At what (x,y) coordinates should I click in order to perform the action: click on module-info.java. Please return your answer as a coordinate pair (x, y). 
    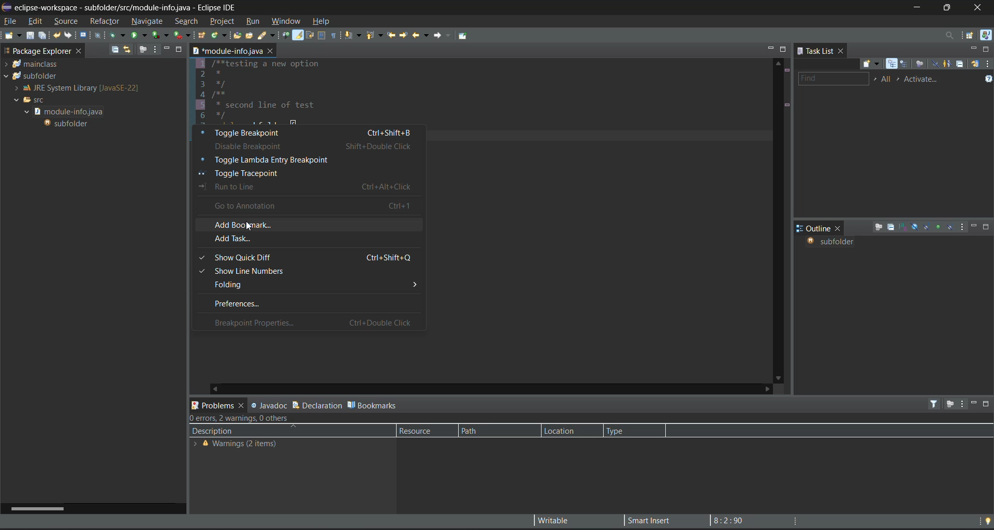
    Looking at the image, I should click on (68, 112).